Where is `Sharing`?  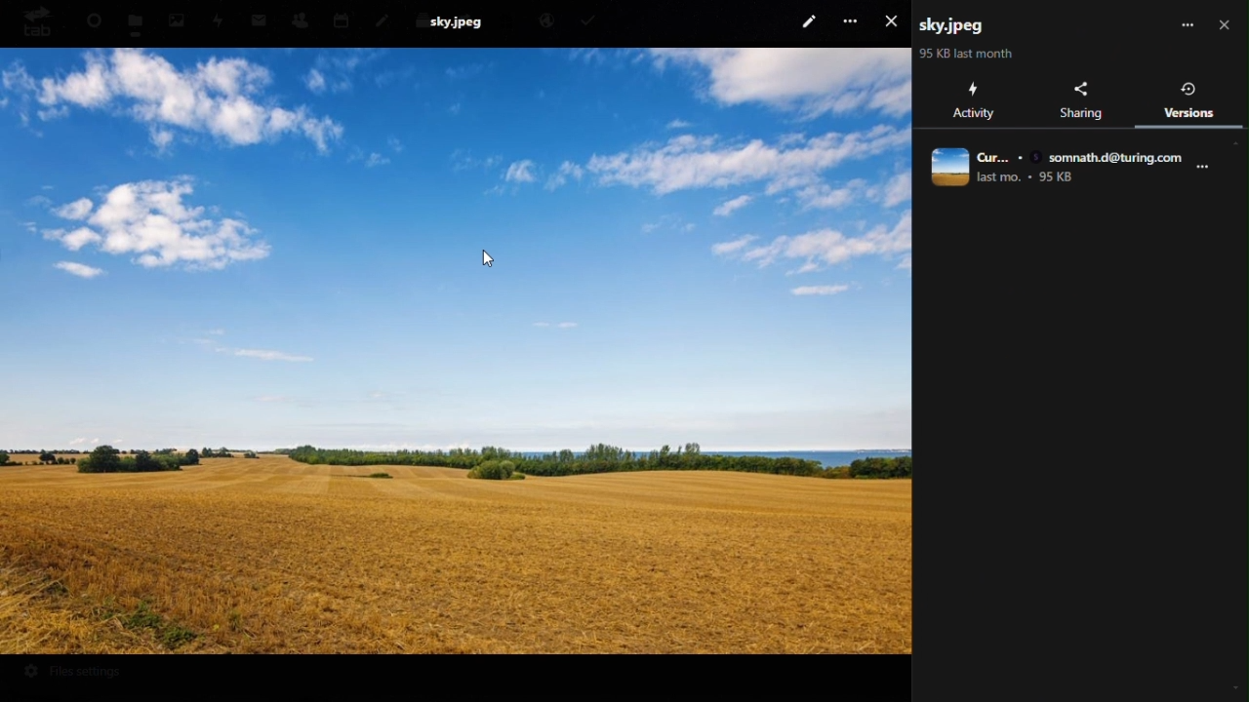 Sharing is located at coordinates (1082, 100).